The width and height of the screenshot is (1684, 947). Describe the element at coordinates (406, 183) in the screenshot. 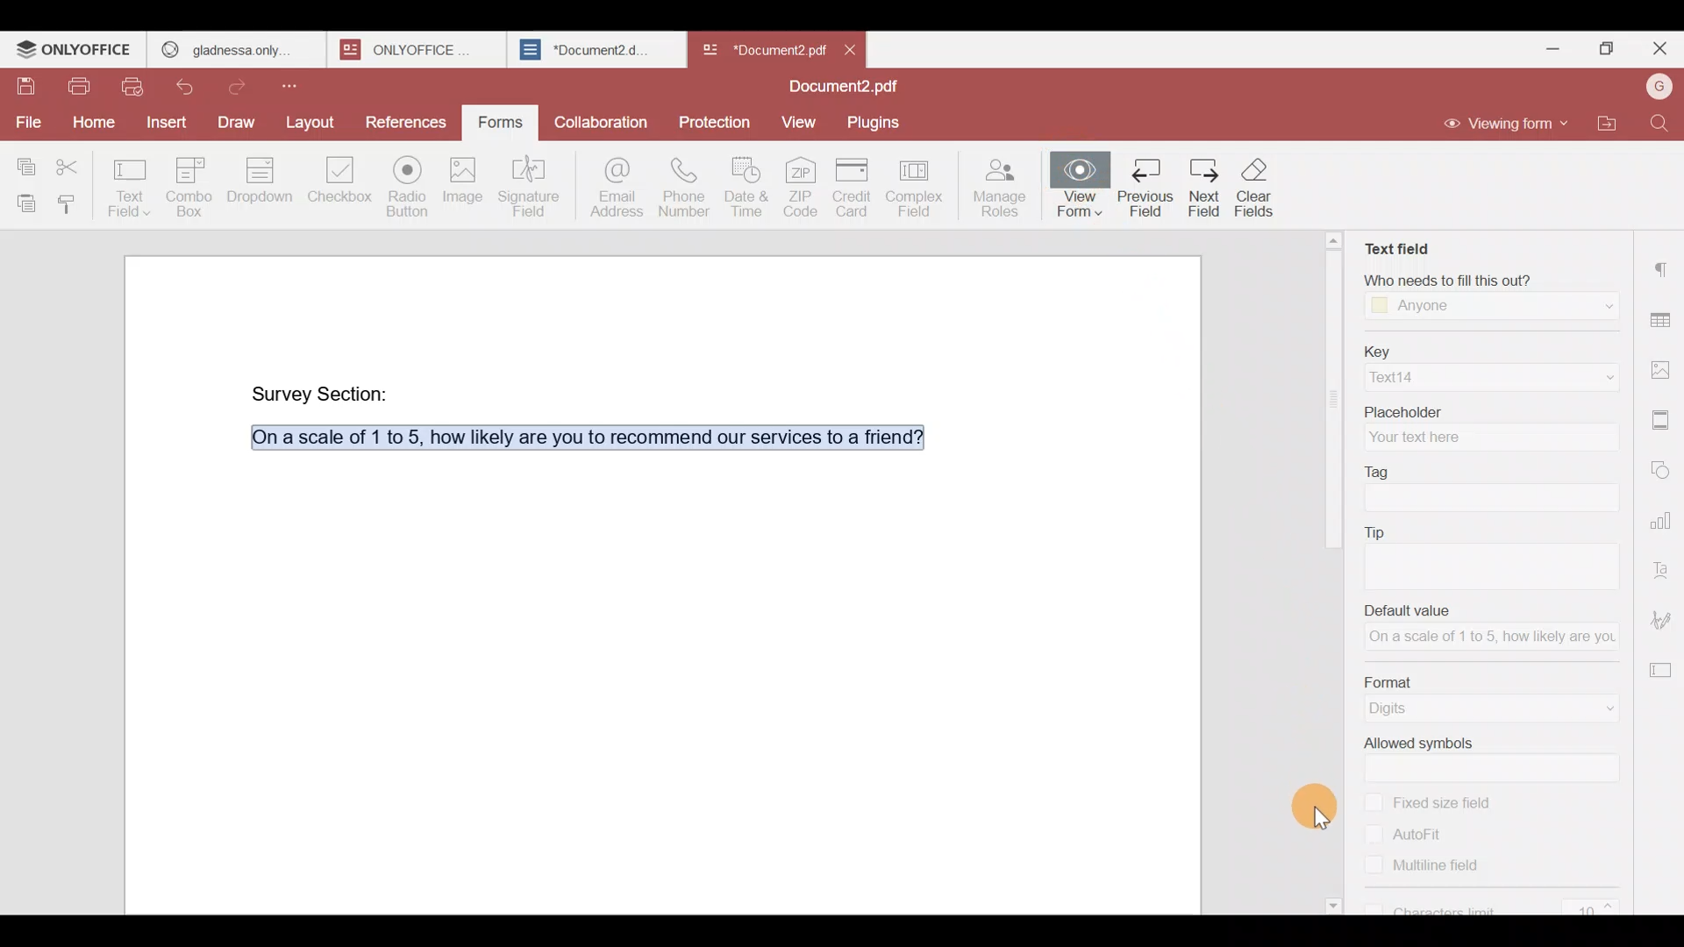

I see `Radio` at that location.